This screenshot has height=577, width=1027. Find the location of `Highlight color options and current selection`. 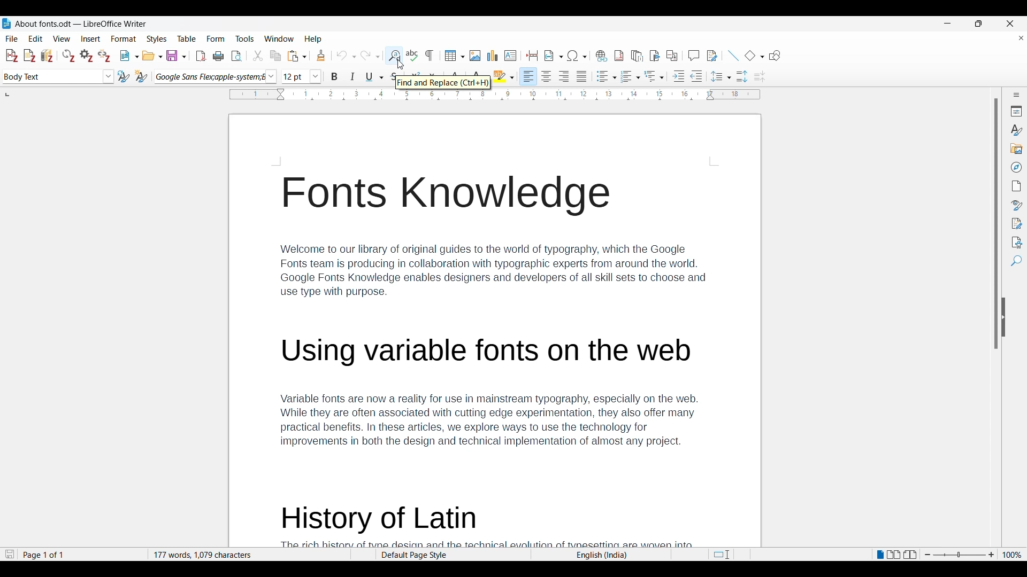

Highlight color options and current selection is located at coordinates (504, 76).